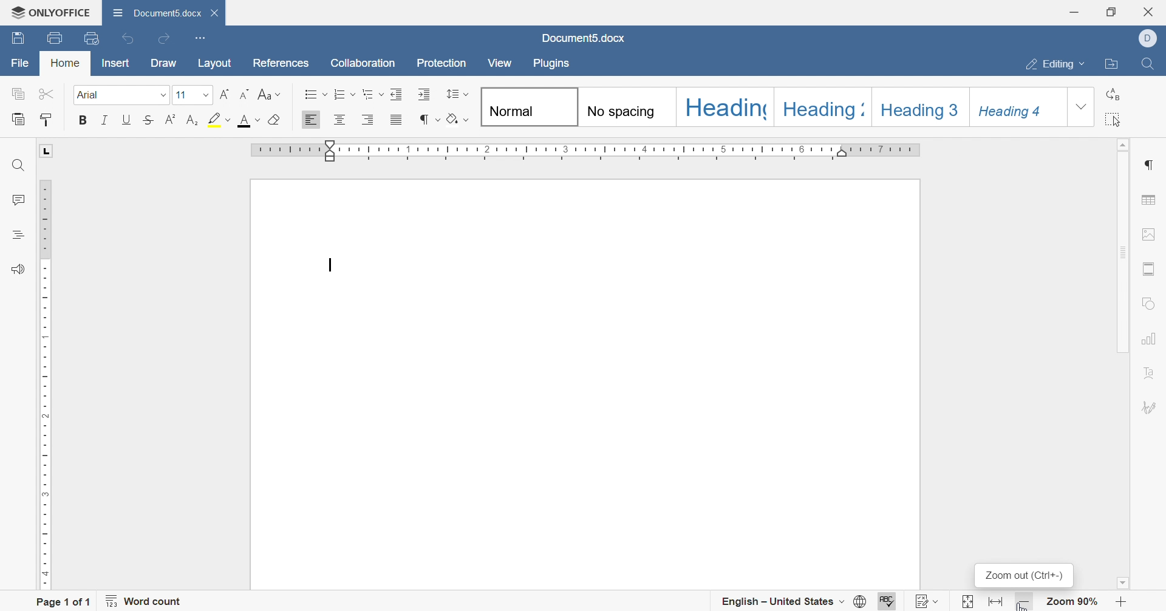  Describe the element at coordinates (1147, 38) in the screenshot. I see `dell` at that location.